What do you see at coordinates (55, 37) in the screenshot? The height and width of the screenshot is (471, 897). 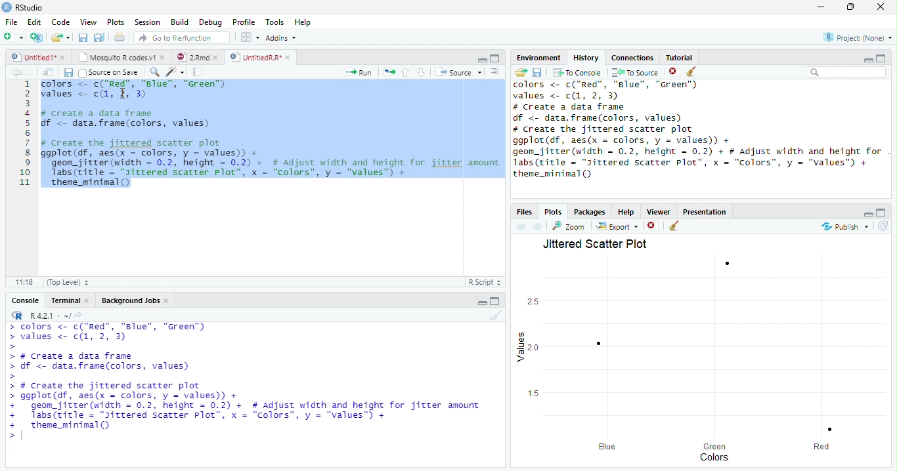 I see `Open an existing file` at bounding box center [55, 37].